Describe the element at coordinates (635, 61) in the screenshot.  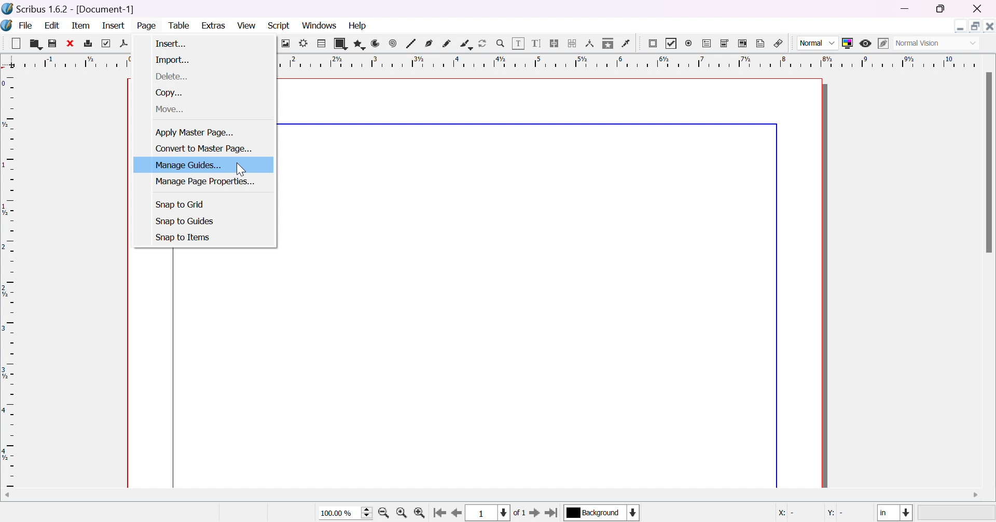
I see `ruler` at that location.